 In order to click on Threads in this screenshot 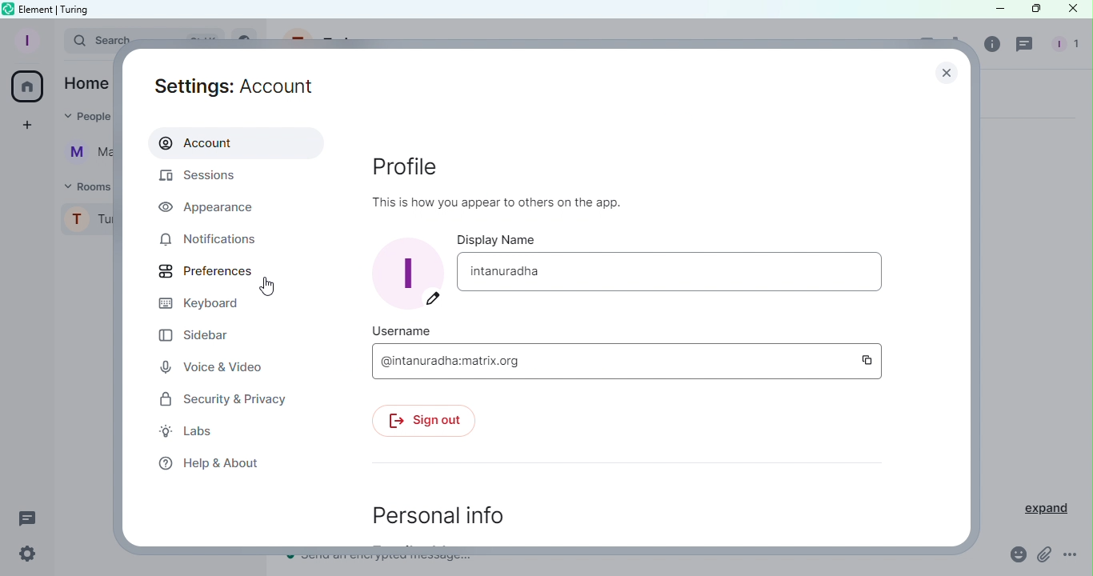, I will do `click(1027, 46)`.